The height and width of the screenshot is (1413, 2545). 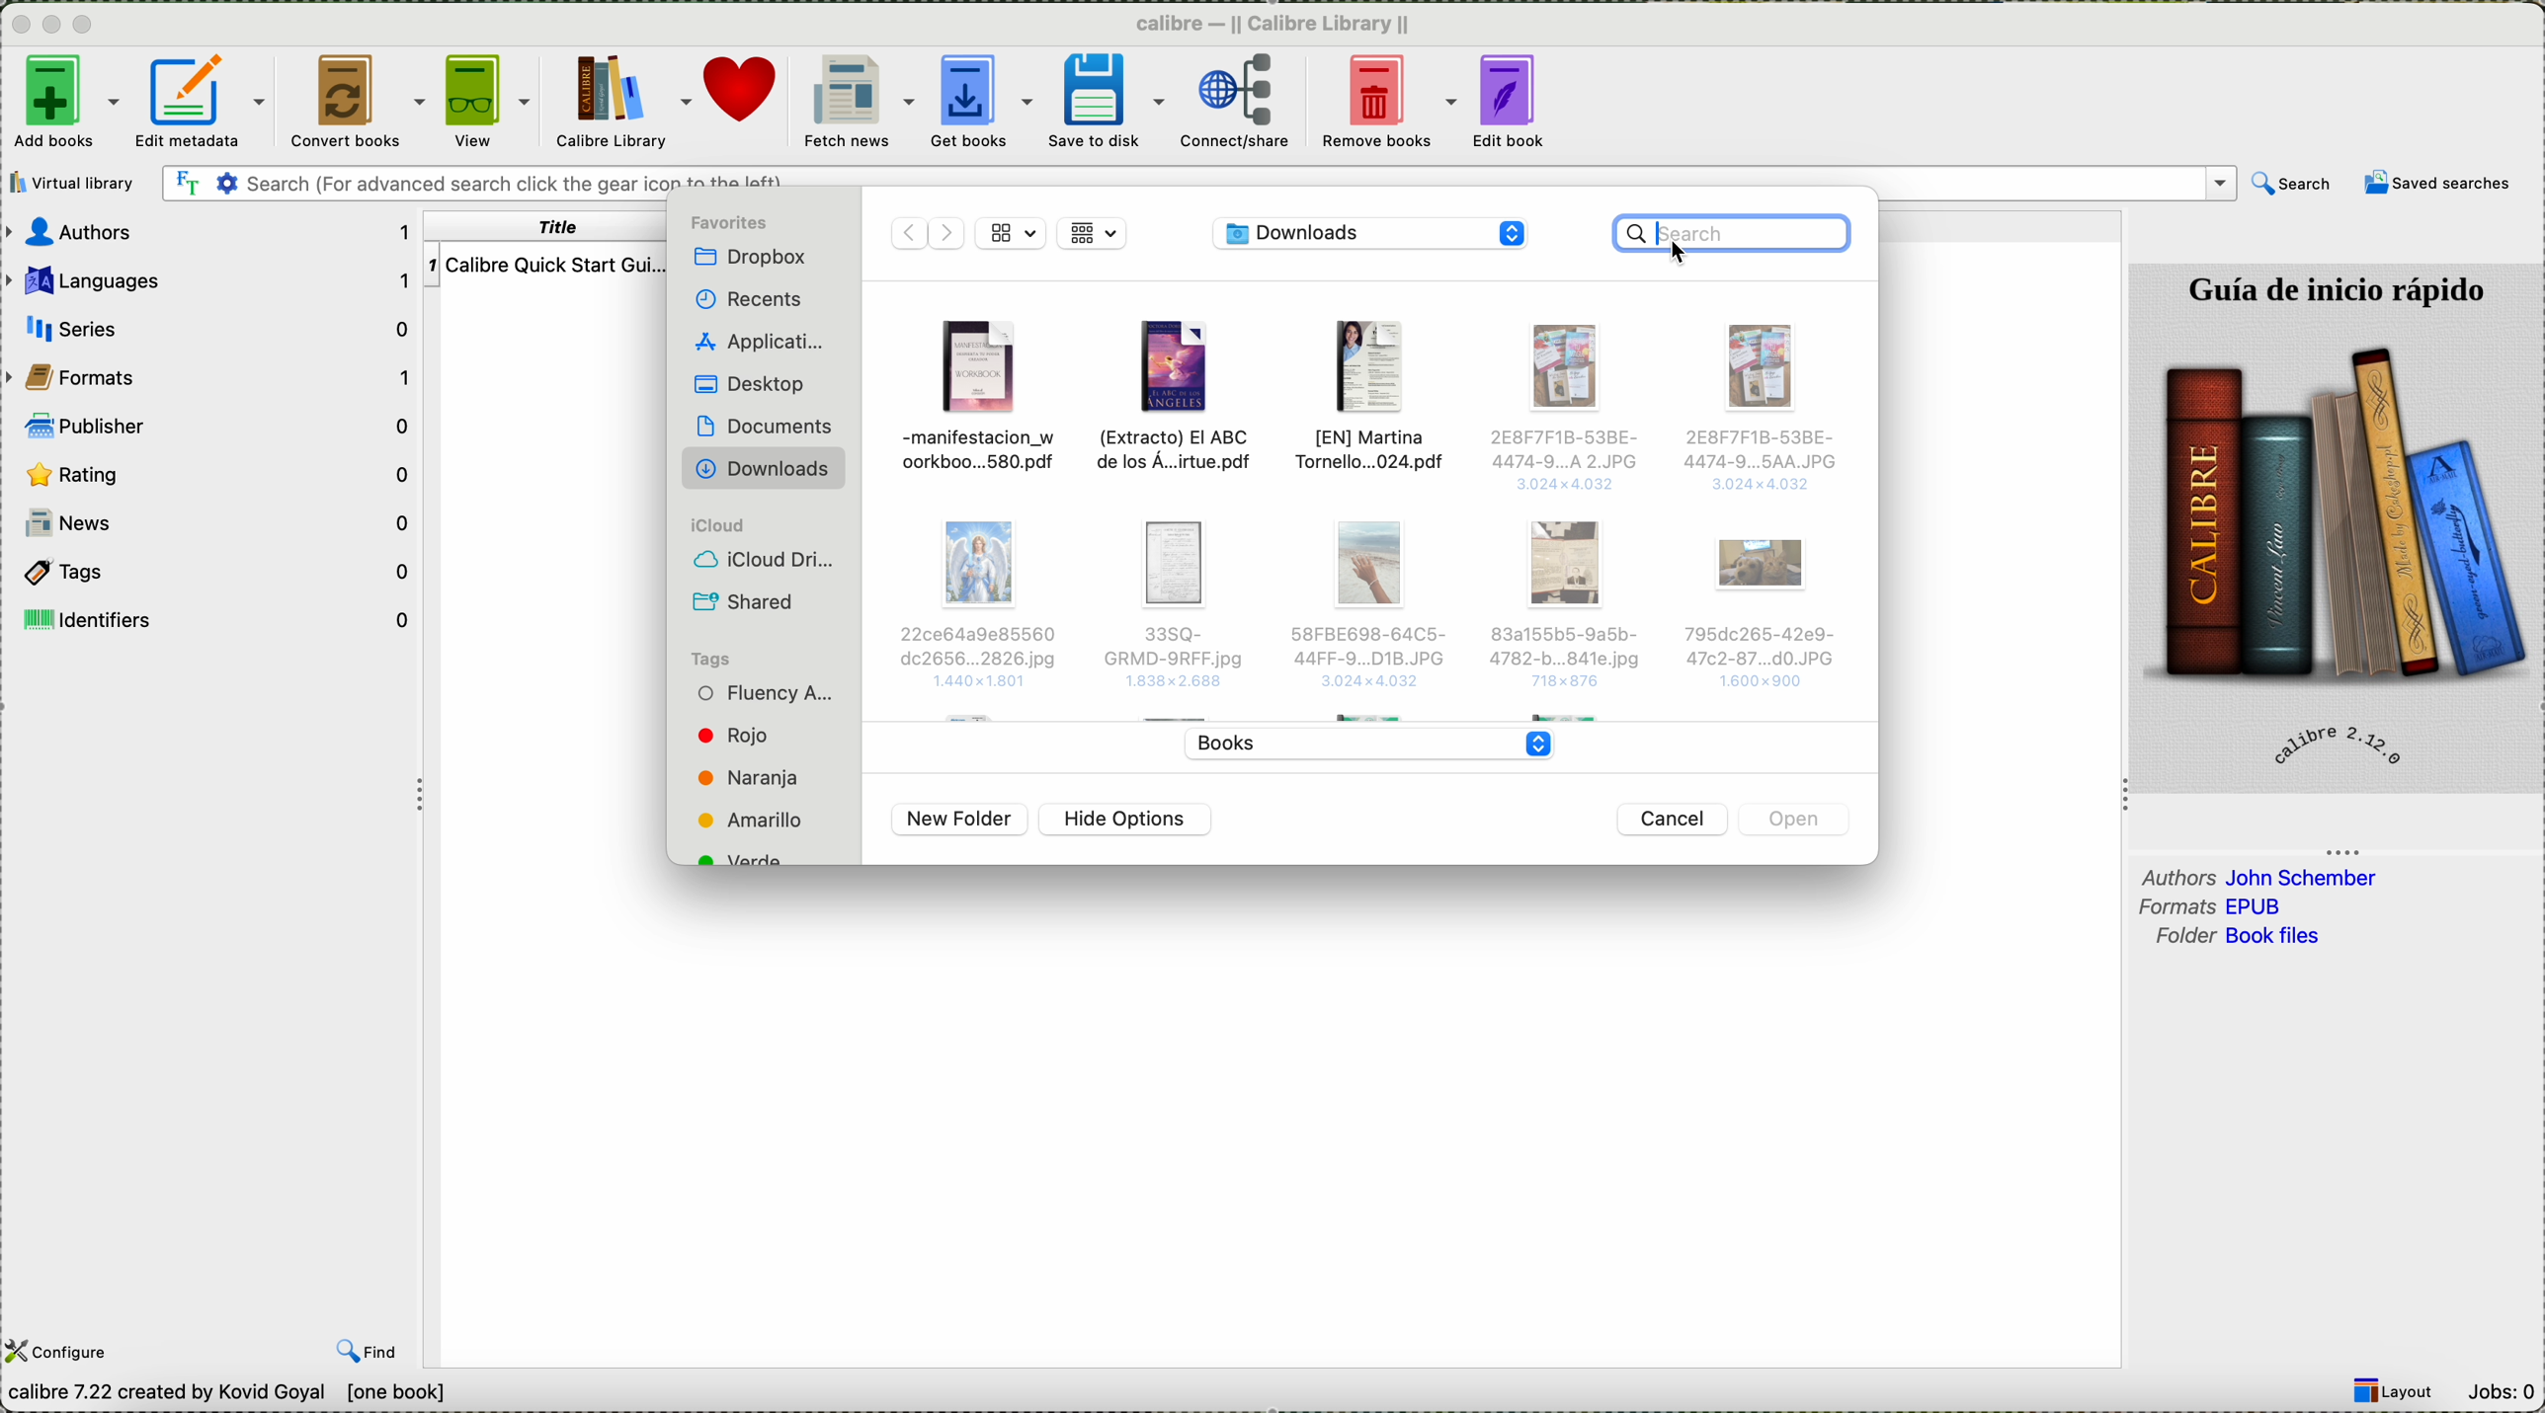 What do you see at coordinates (1172, 394) in the screenshot?
I see `file` at bounding box center [1172, 394].